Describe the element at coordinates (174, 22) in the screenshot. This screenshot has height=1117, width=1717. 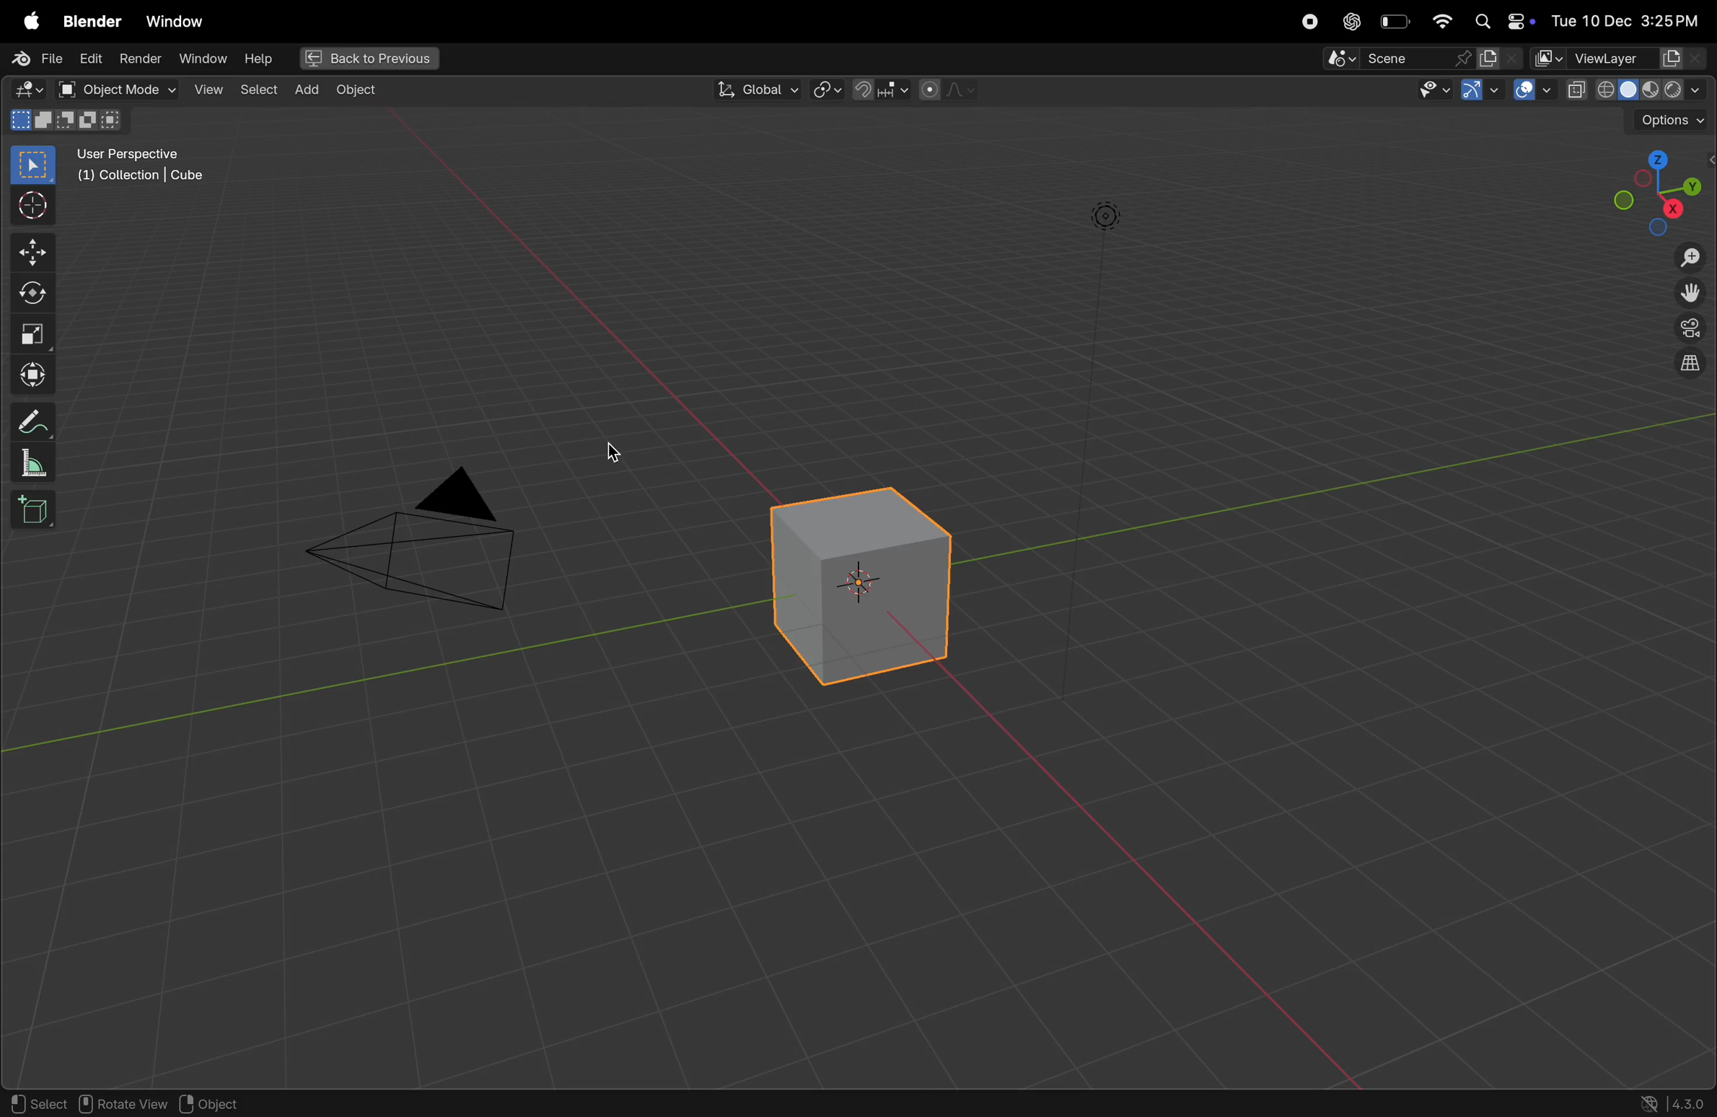
I see `Window` at that location.